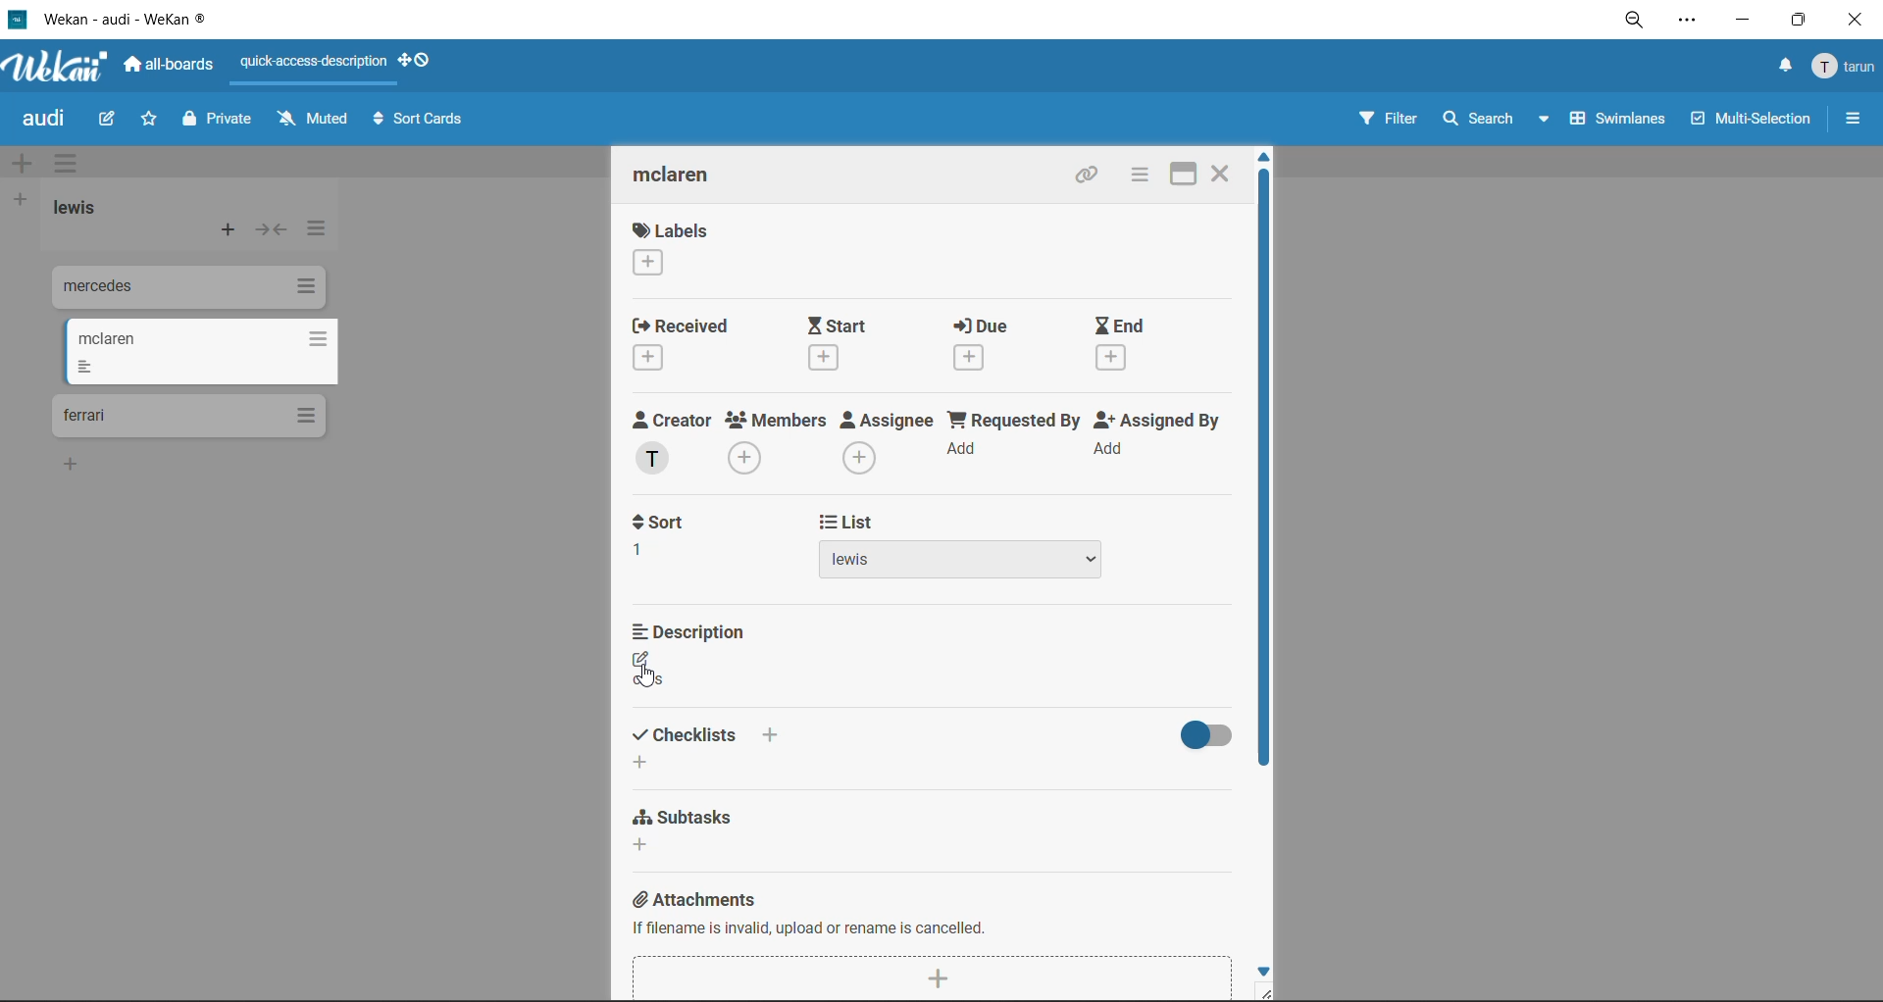 Image resolution: width=1883 pixels, height=1002 pixels. Describe the element at coordinates (221, 122) in the screenshot. I see `private` at that location.